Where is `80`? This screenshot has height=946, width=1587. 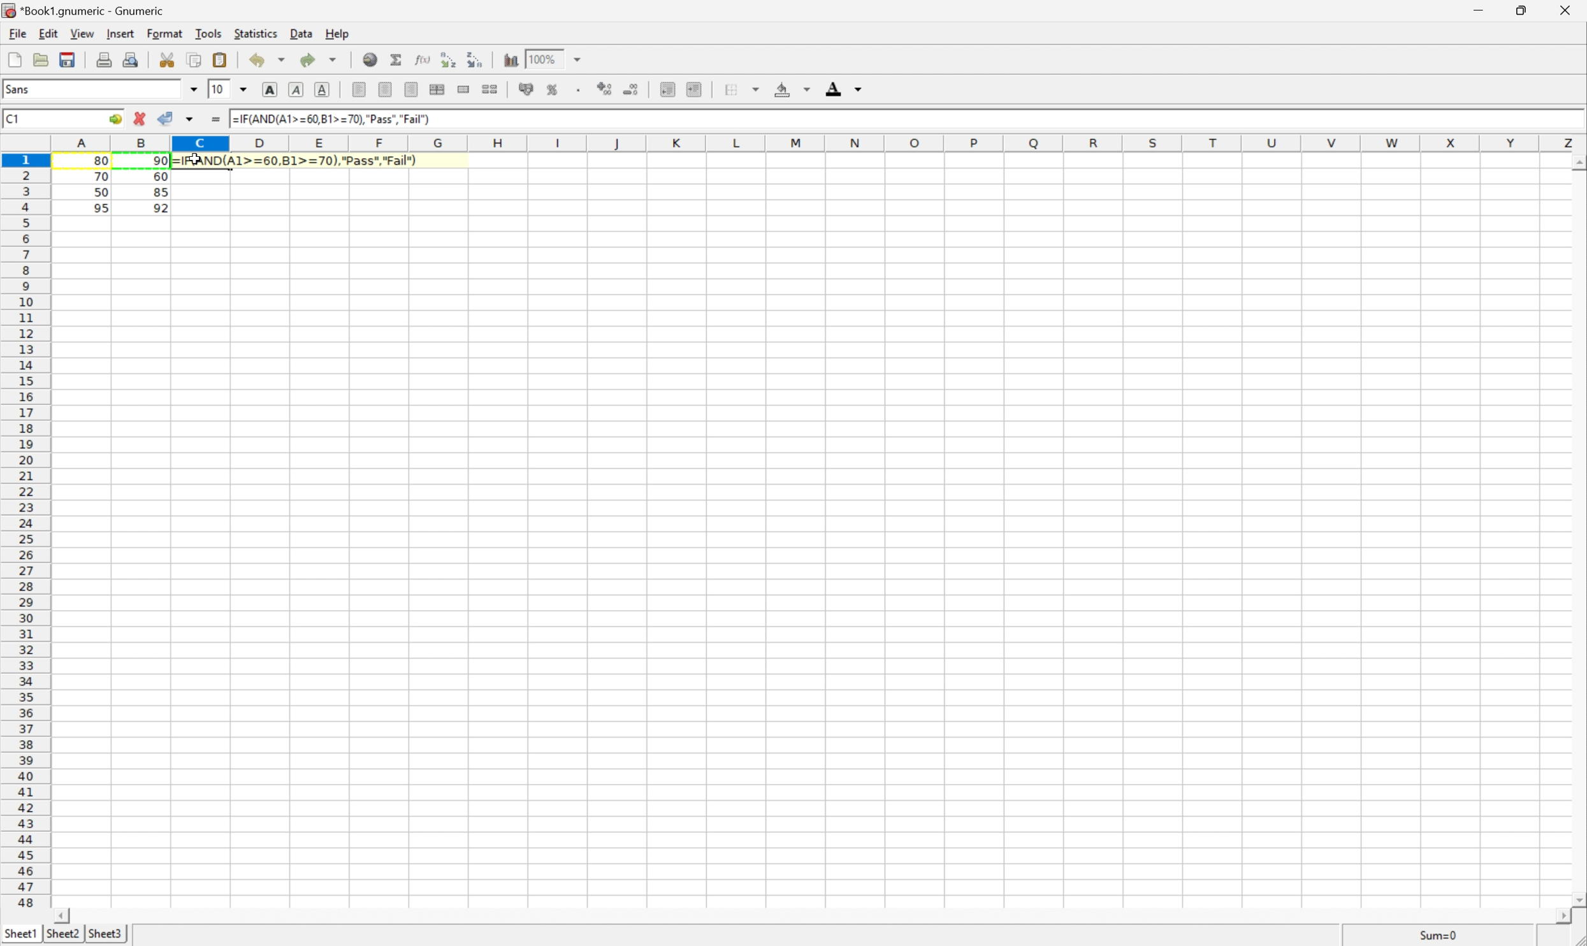
80 is located at coordinates (105, 158).